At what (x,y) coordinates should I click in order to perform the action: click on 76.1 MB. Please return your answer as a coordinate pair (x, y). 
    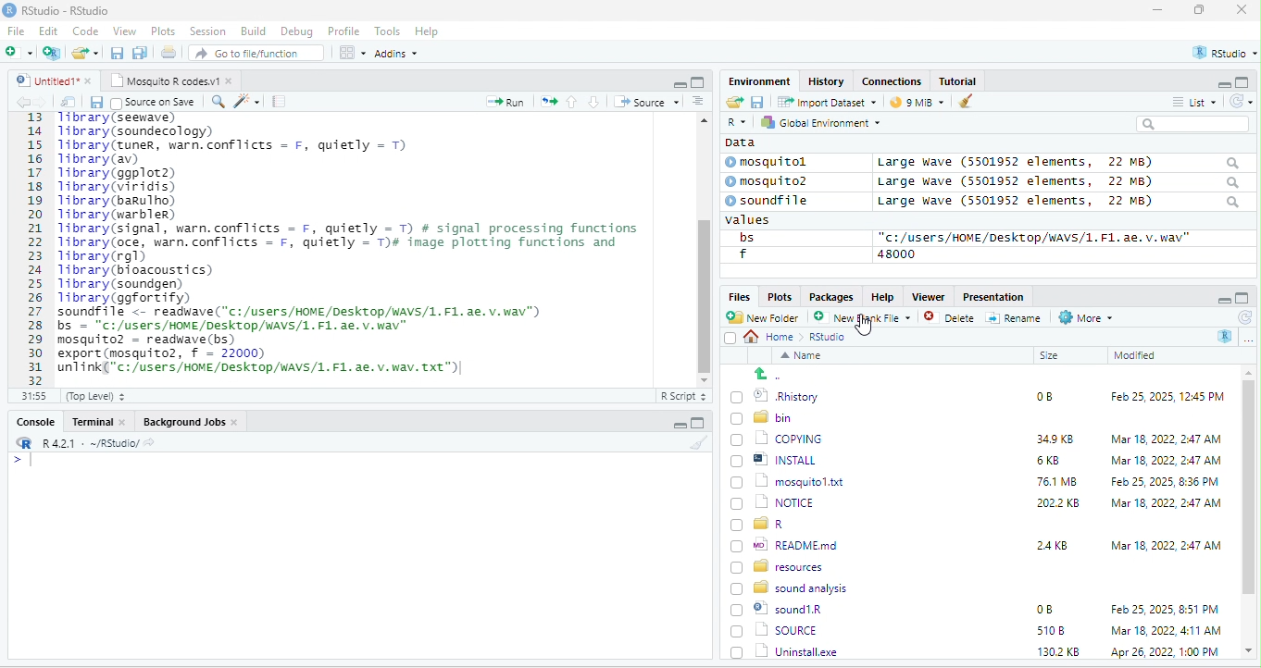
    Looking at the image, I should click on (1056, 480).